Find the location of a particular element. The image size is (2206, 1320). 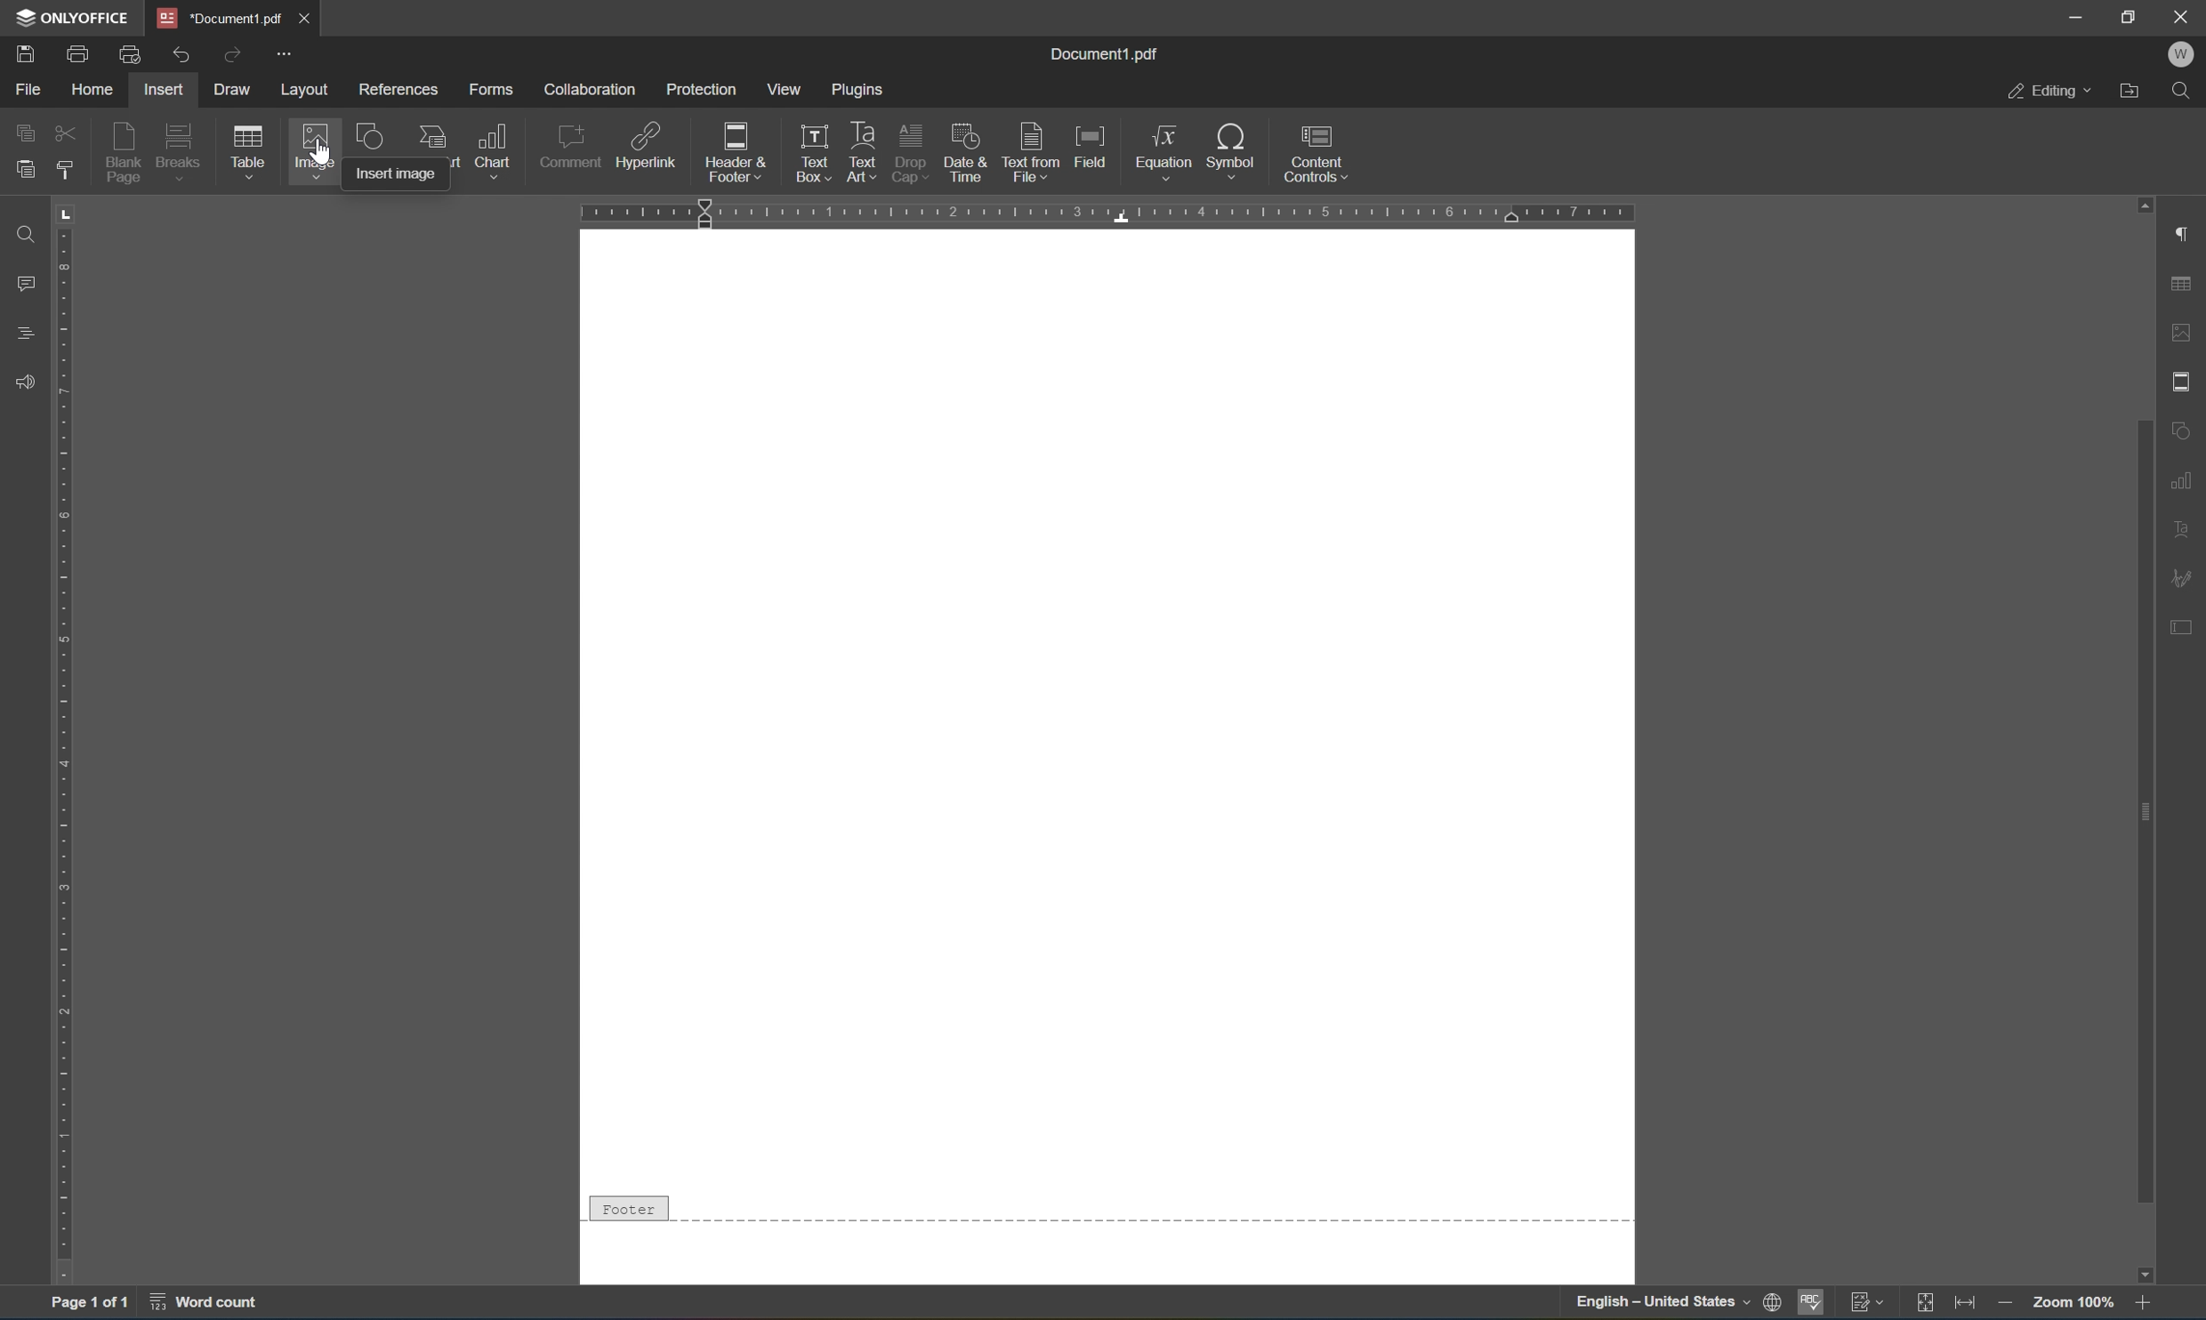

quick print is located at coordinates (130, 57).